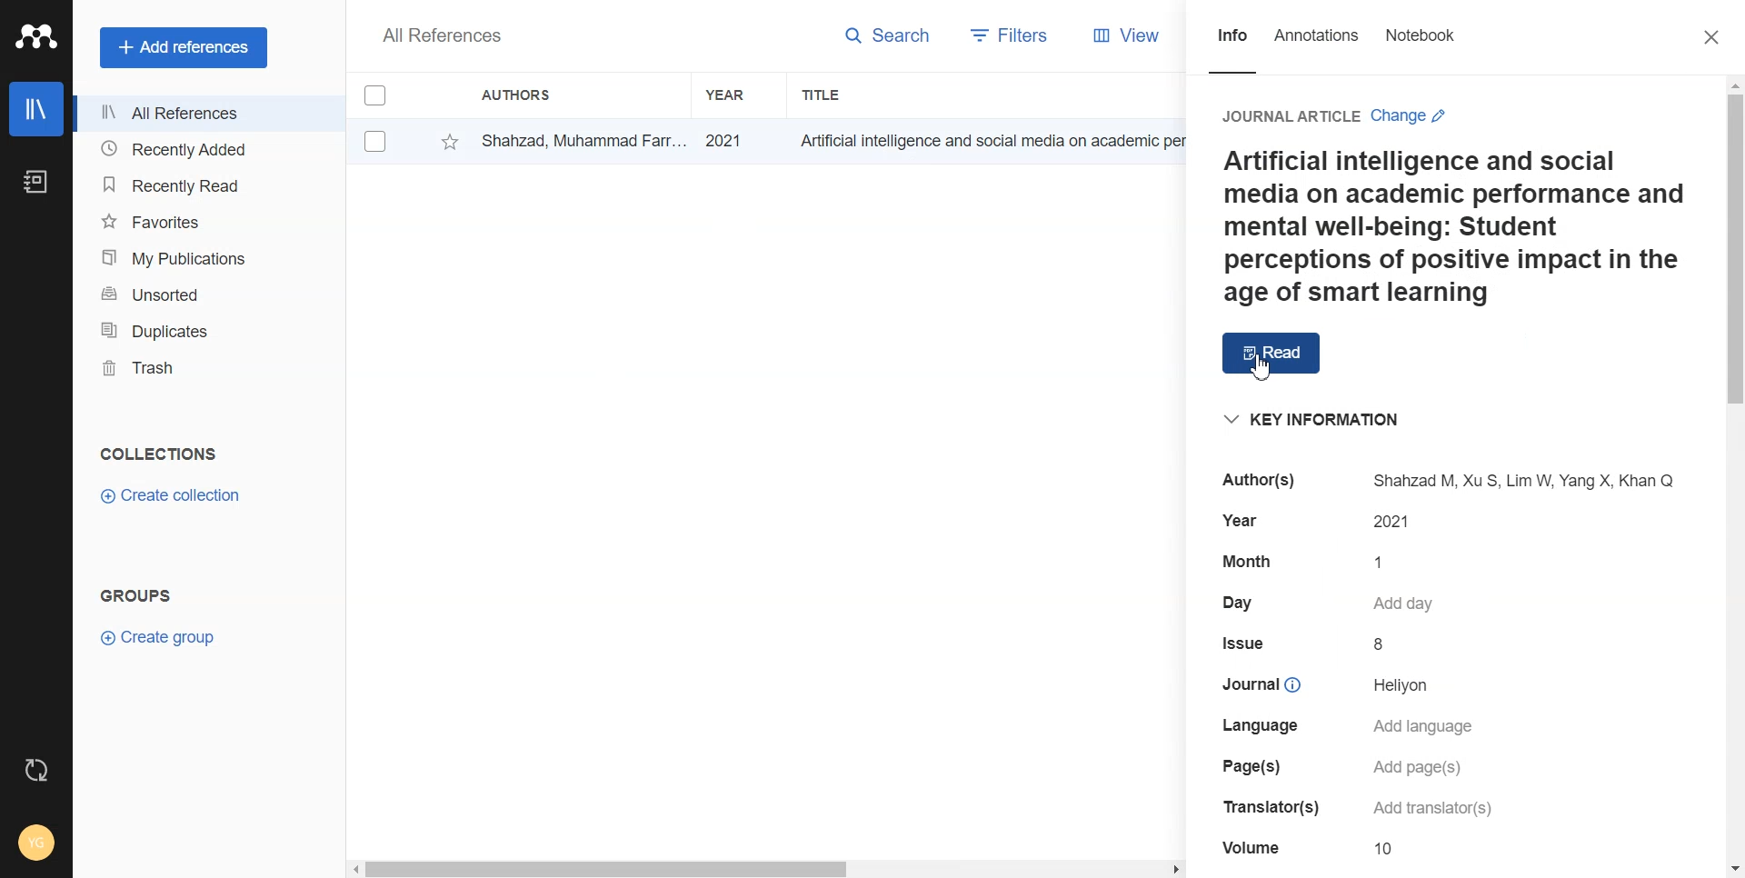 This screenshot has width=1745, height=878. What do you see at coordinates (1121, 35) in the screenshot?
I see `View` at bounding box center [1121, 35].